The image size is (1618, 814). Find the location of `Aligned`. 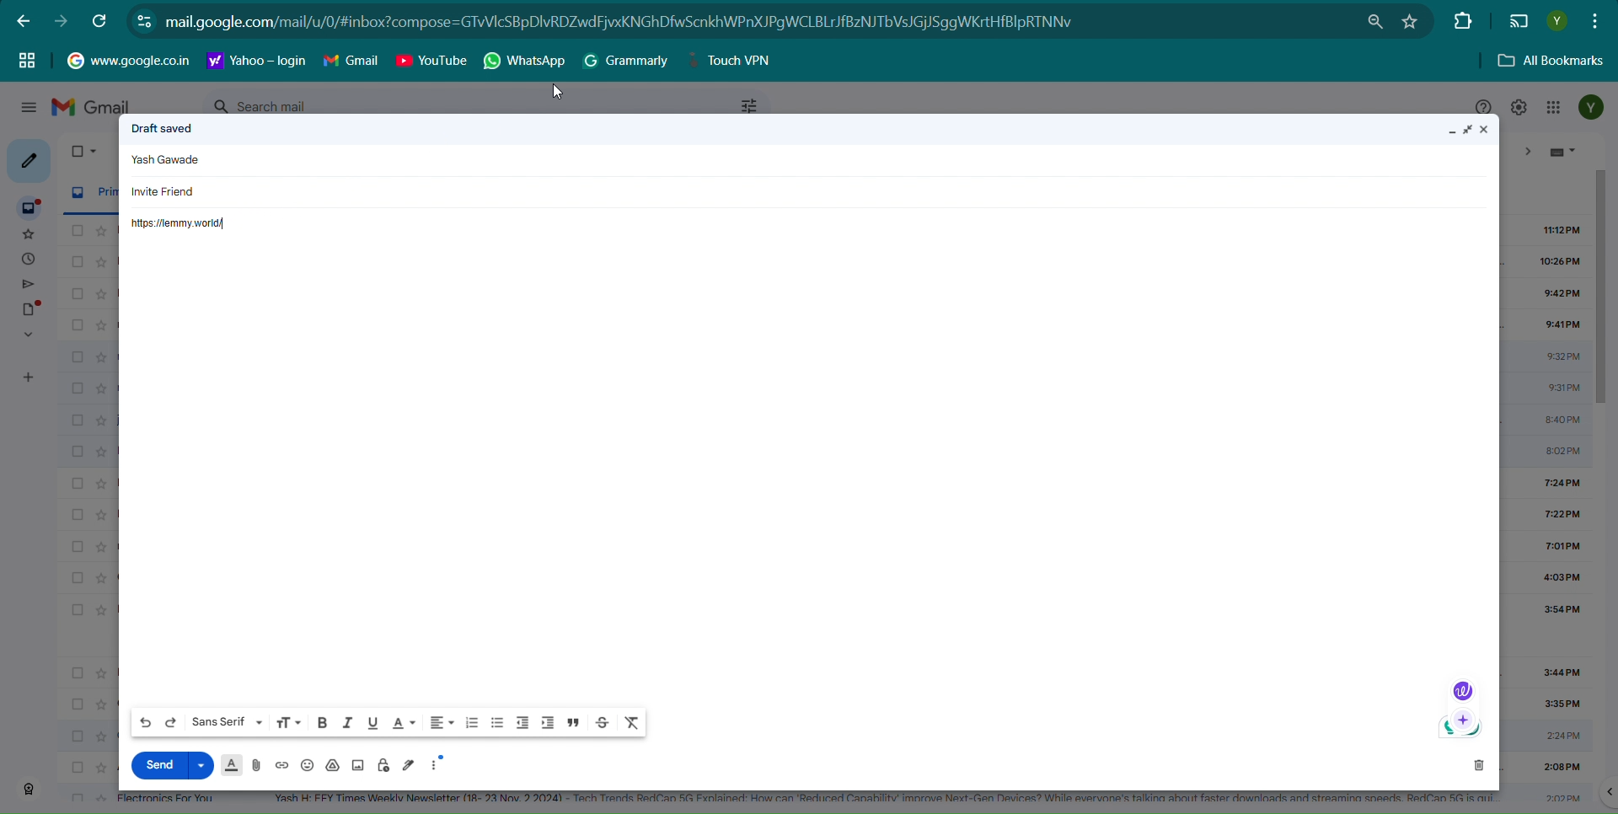

Aligned is located at coordinates (442, 723).